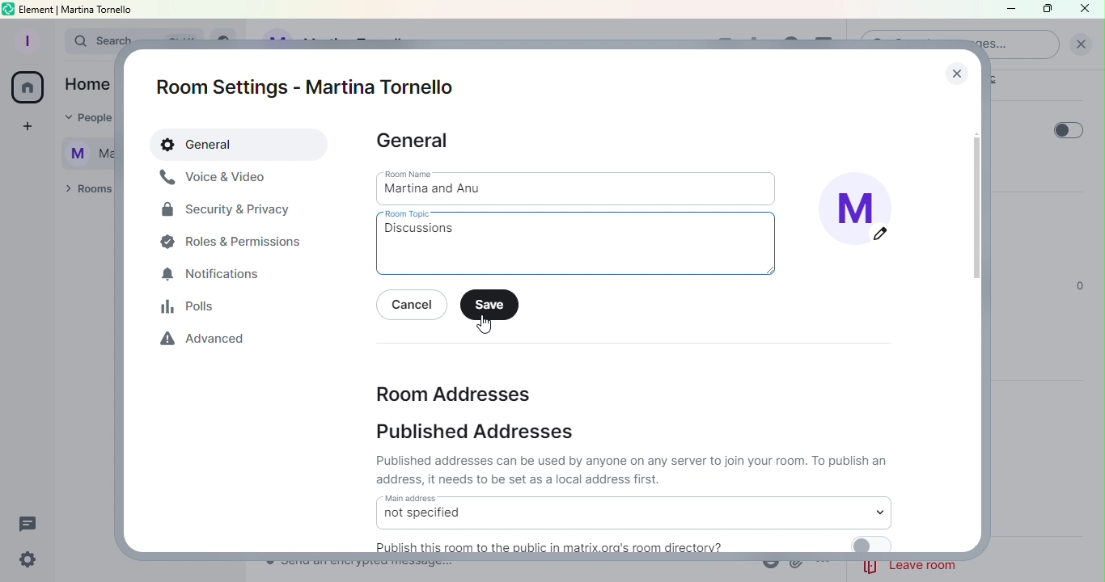 This screenshot has width=1105, height=582. Describe the element at coordinates (227, 213) in the screenshot. I see `Security and Privacy` at that location.